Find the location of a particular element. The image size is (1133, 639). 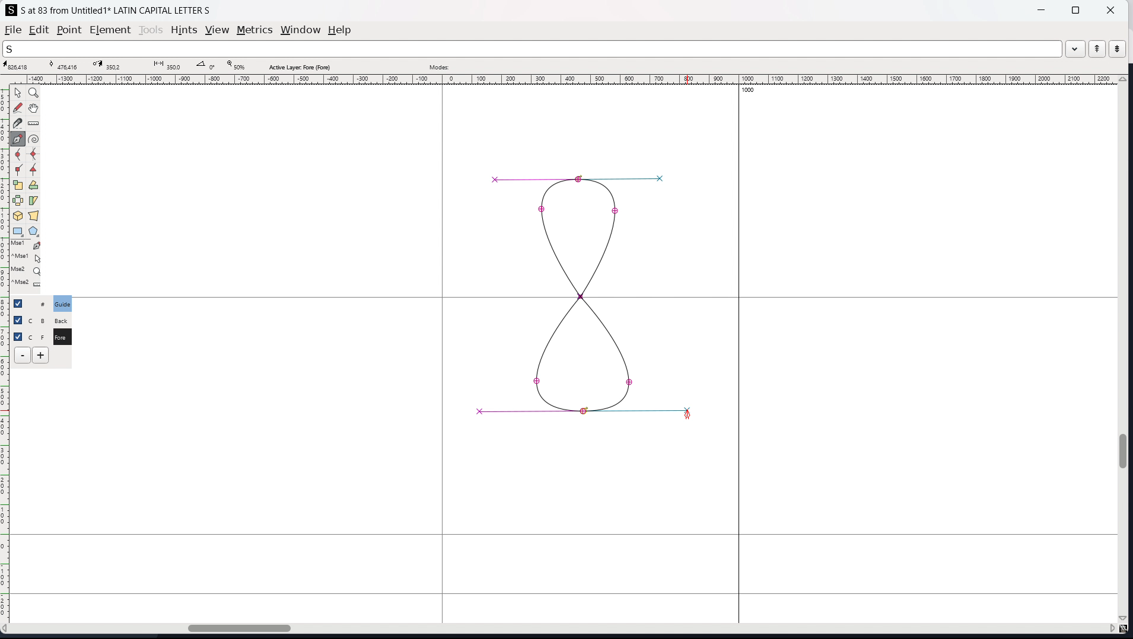

S at 83 from Untitled 1 LATIN CAPITAL LETTER S is located at coordinates (116, 9).